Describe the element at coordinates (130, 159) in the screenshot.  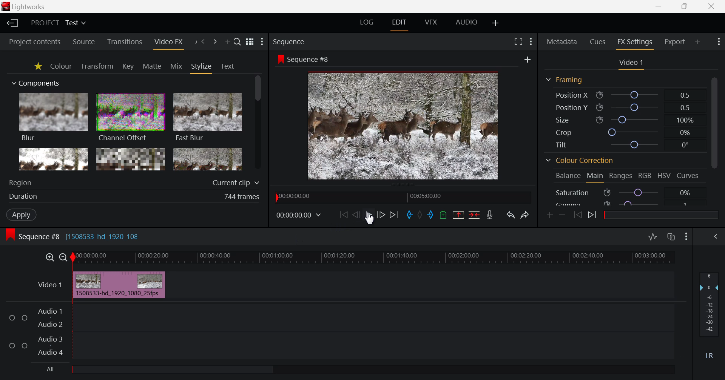
I see `Mosaic` at that location.